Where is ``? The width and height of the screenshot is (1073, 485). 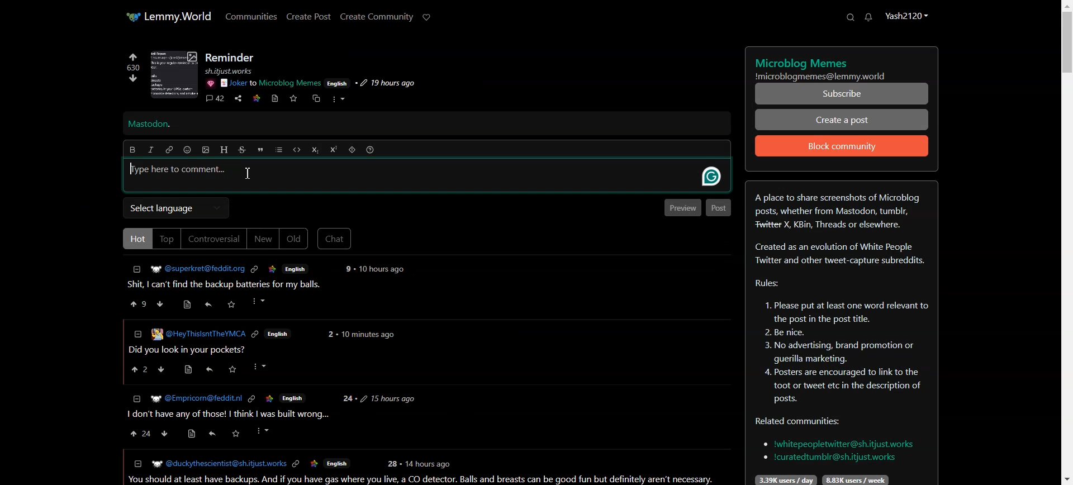  is located at coordinates (209, 369).